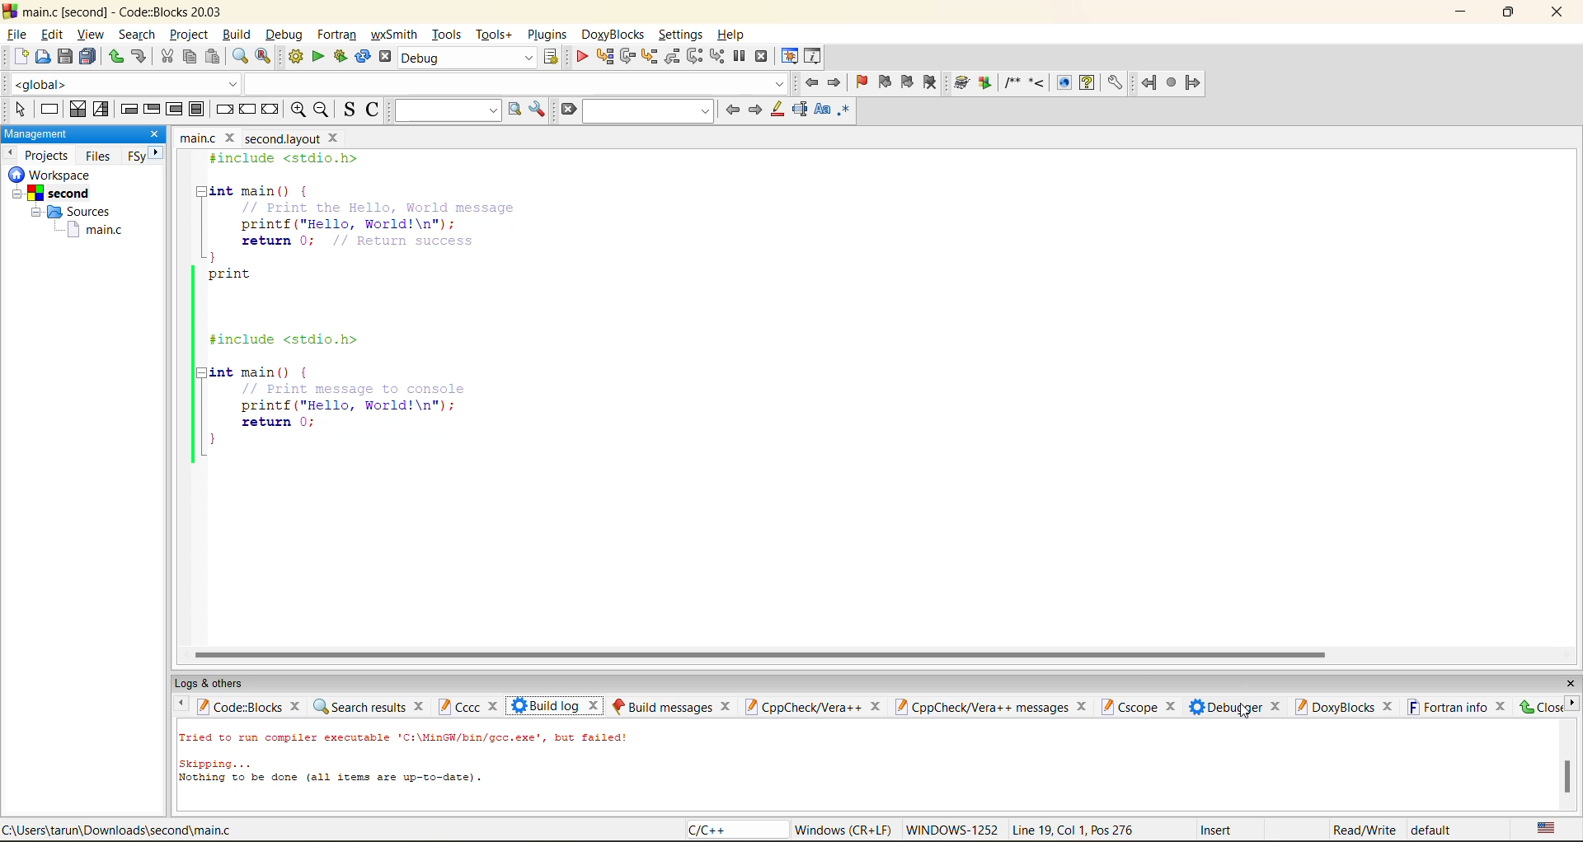  What do you see at coordinates (49, 154) in the screenshot?
I see `projects` at bounding box center [49, 154].